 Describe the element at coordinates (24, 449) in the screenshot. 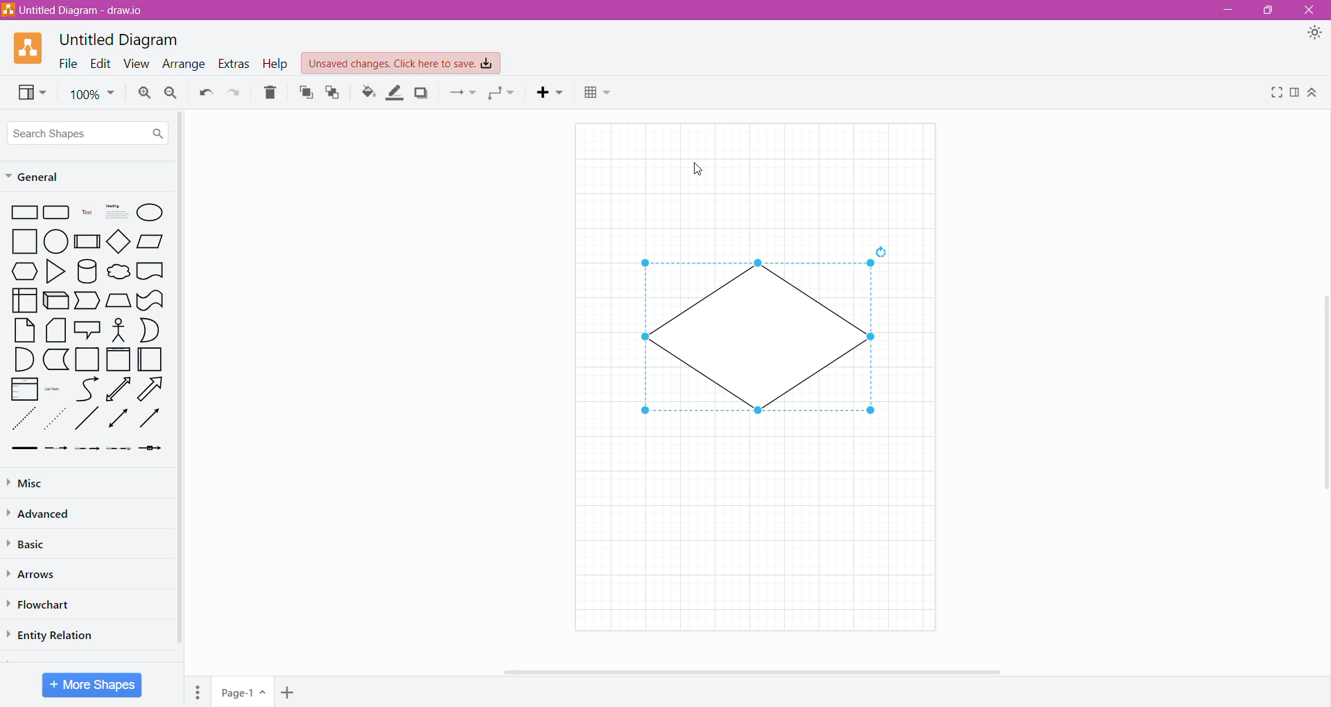

I see `Link` at that location.